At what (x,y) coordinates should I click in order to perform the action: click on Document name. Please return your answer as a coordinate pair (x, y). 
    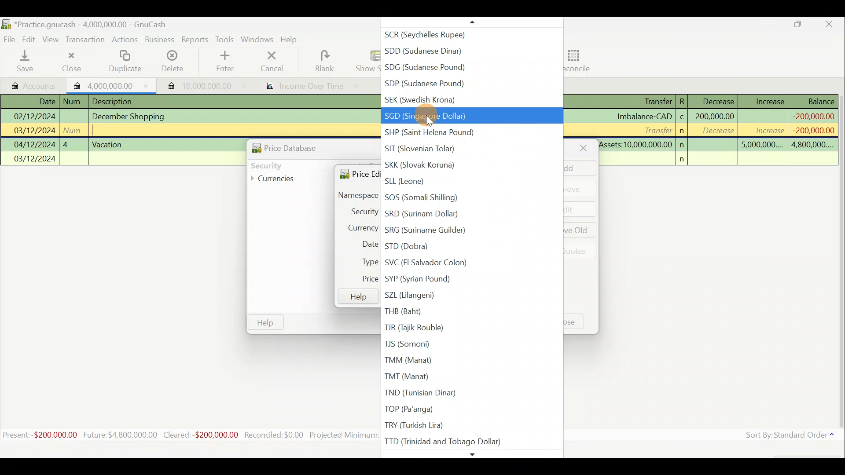
    Looking at the image, I should click on (84, 23).